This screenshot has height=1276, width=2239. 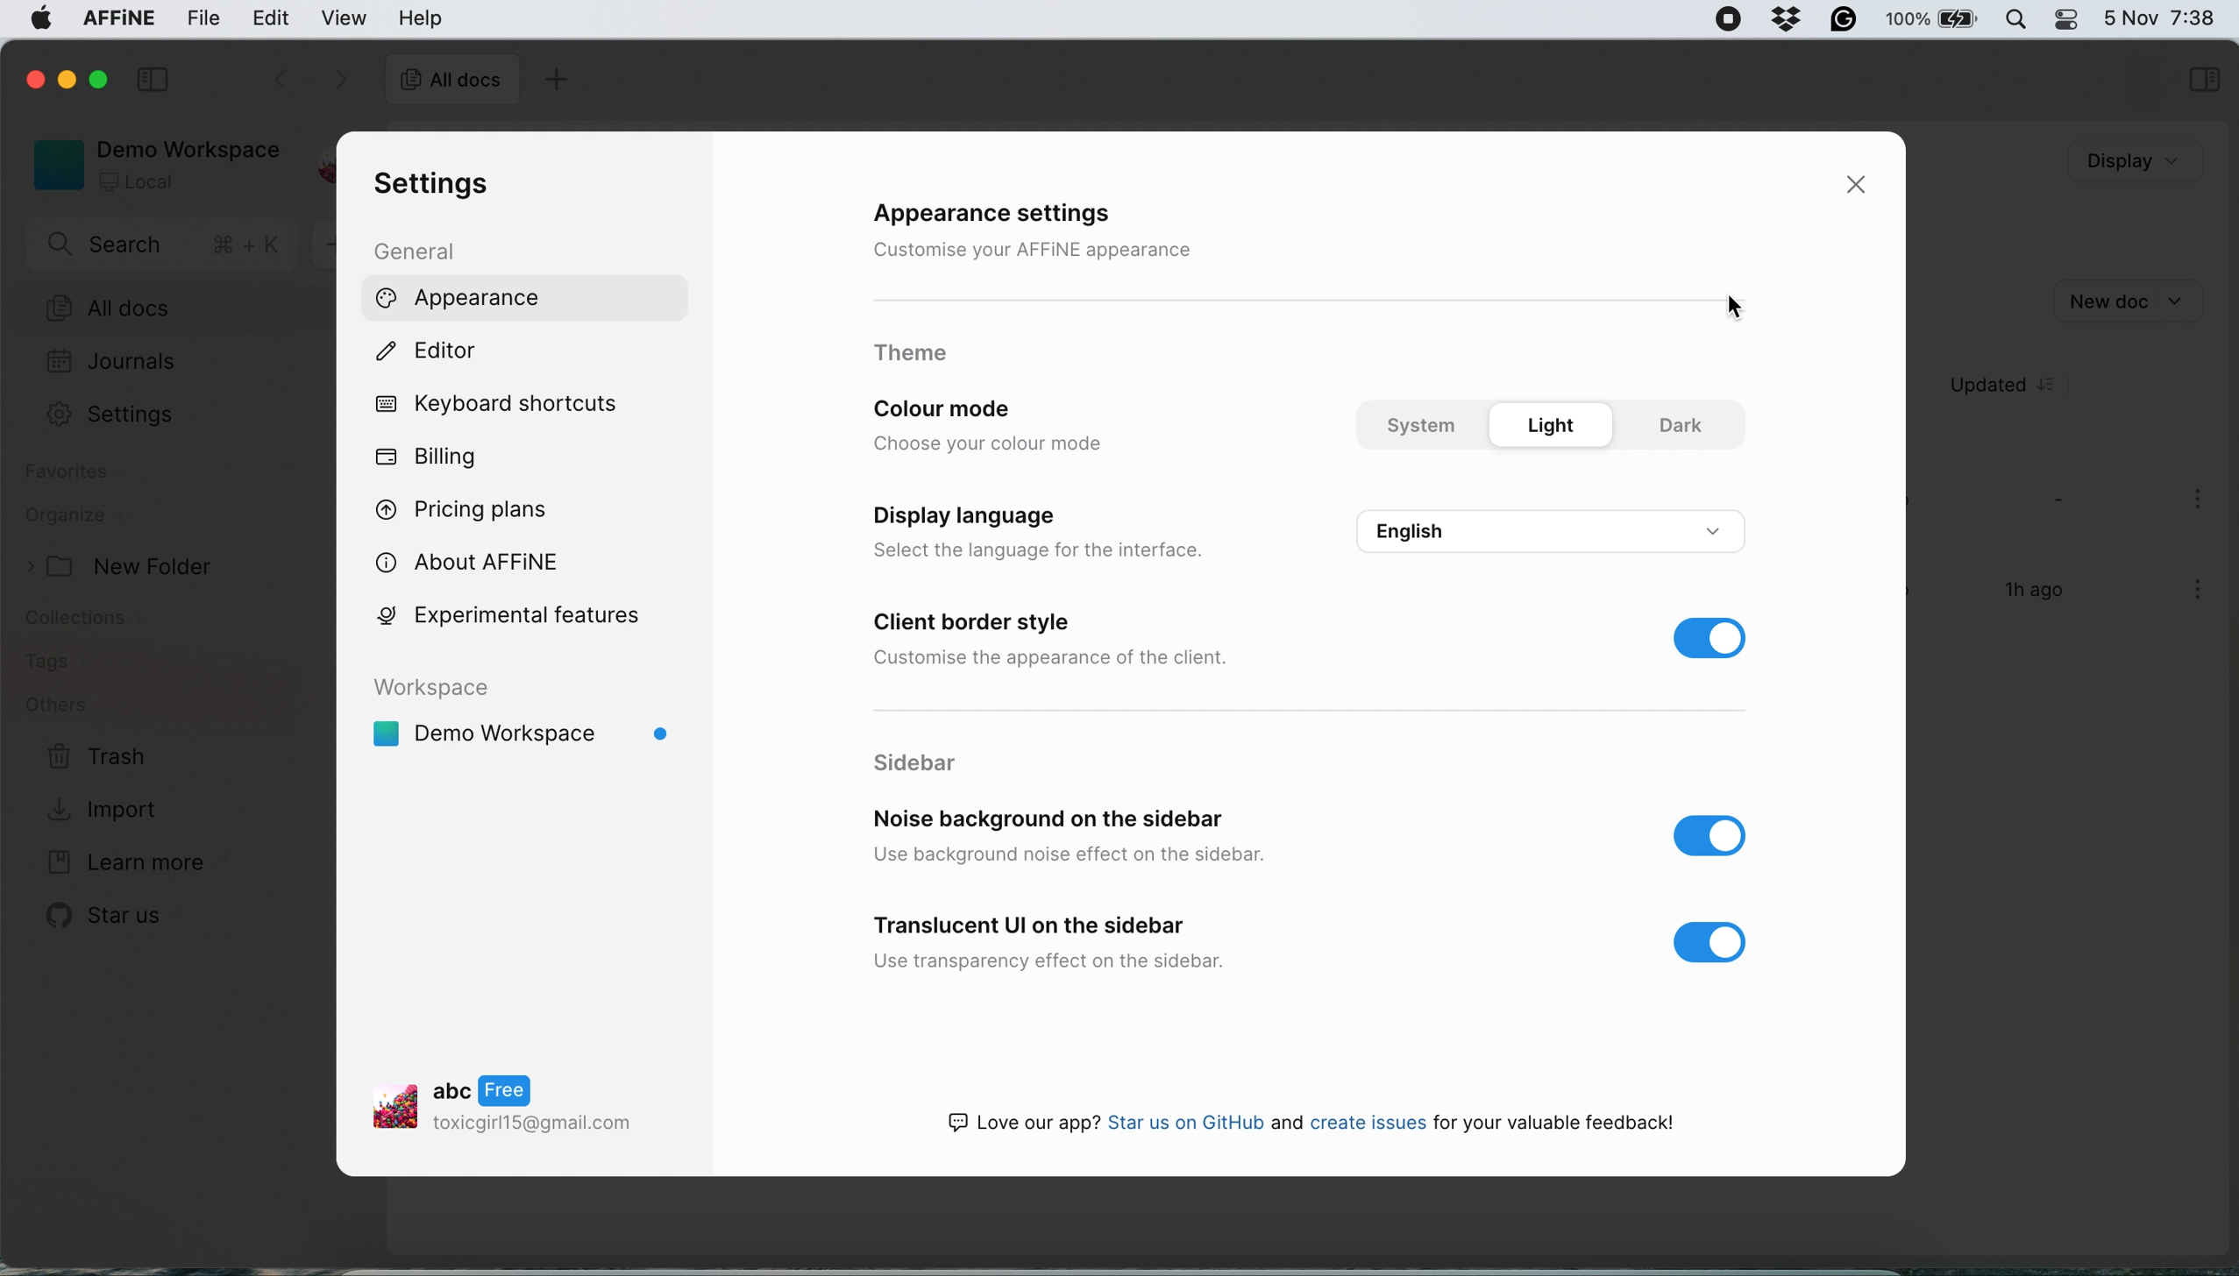 What do you see at coordinates (524, 735) in the screenshot?
I see `I Demo Workspace °` at bounding box center [524, 735].